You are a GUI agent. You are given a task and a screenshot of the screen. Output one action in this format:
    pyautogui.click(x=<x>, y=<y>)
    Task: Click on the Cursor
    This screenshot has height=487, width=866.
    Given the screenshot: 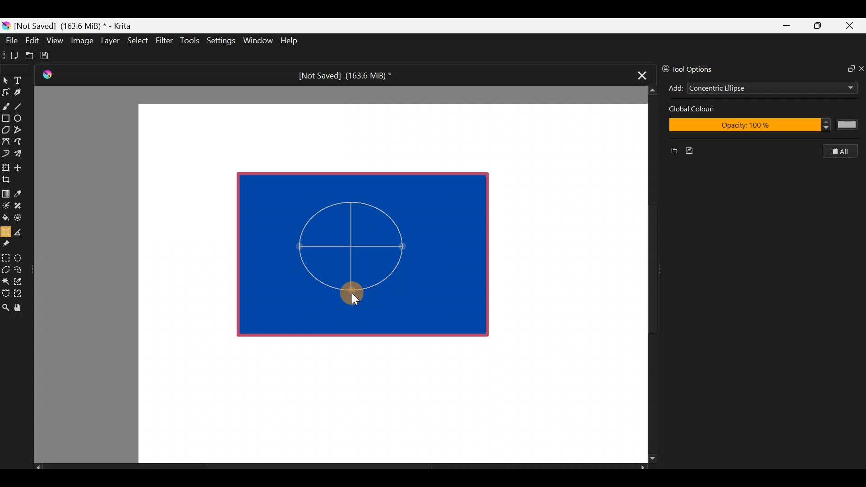 What is the action you would take?
    pyautogui.click(x=358, y=296)
    